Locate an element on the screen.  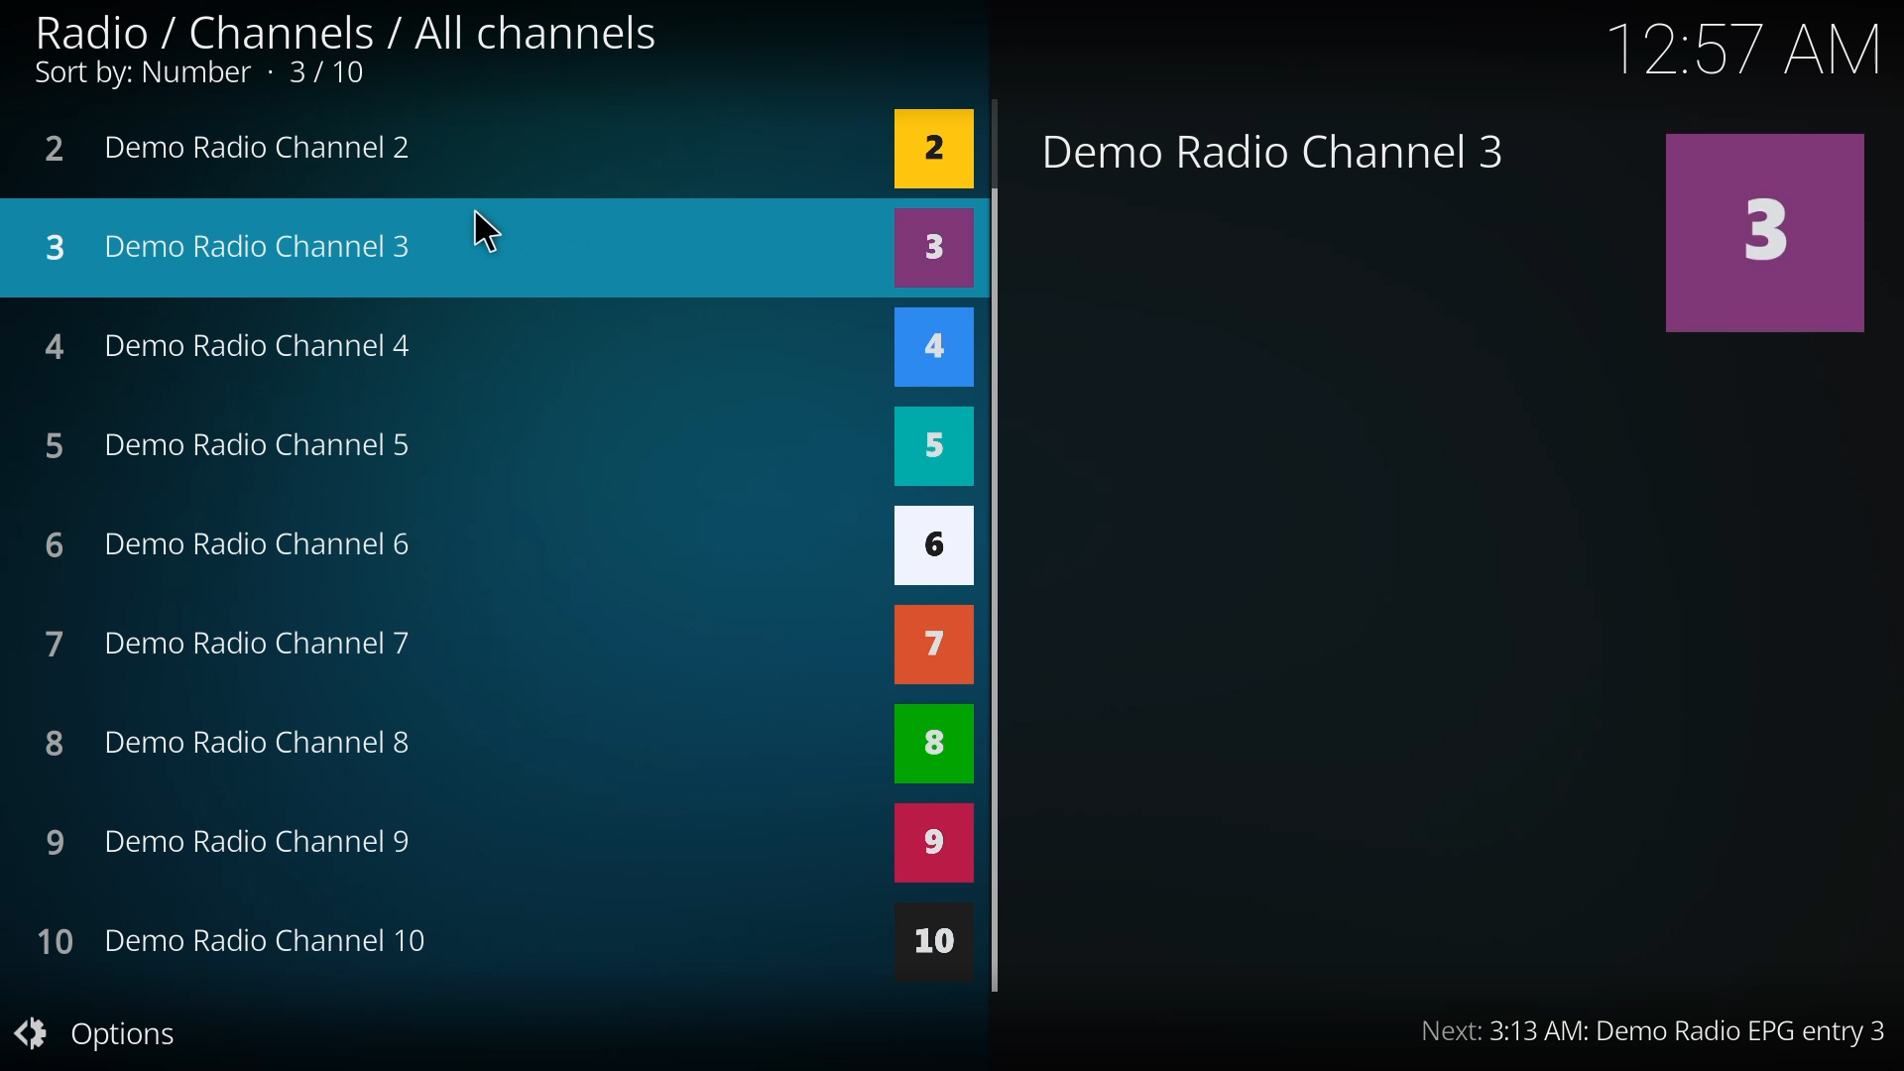
4 Demo Radio Channel 4 is located at coordinates (247, 344).